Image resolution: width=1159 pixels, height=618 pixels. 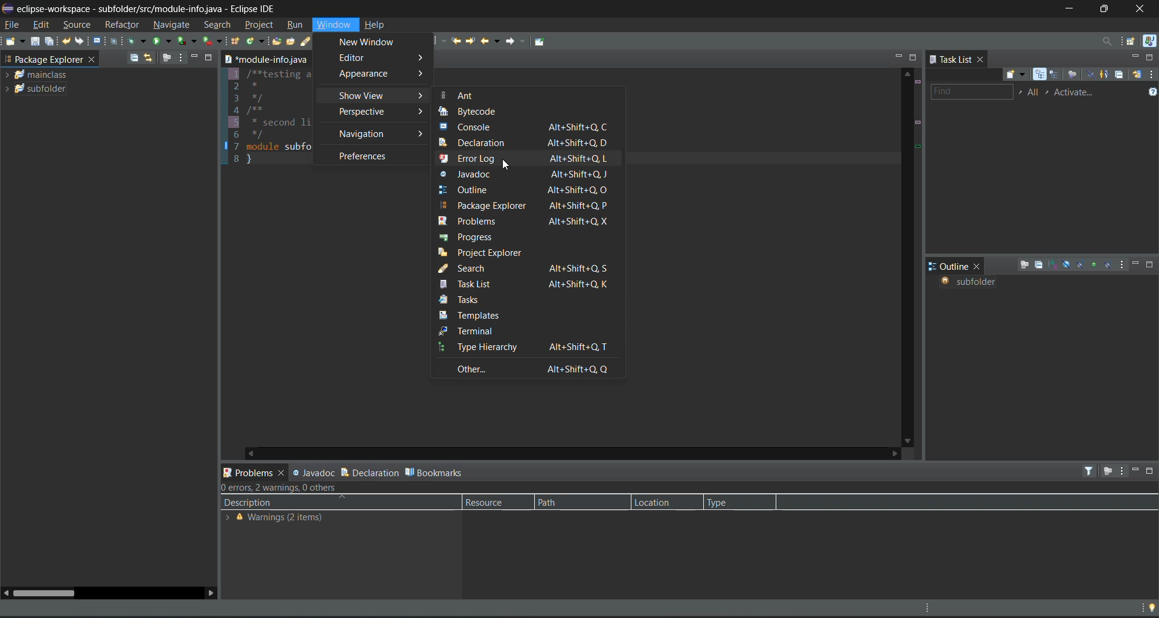 I want to click on other, so click(x=532, y=369).